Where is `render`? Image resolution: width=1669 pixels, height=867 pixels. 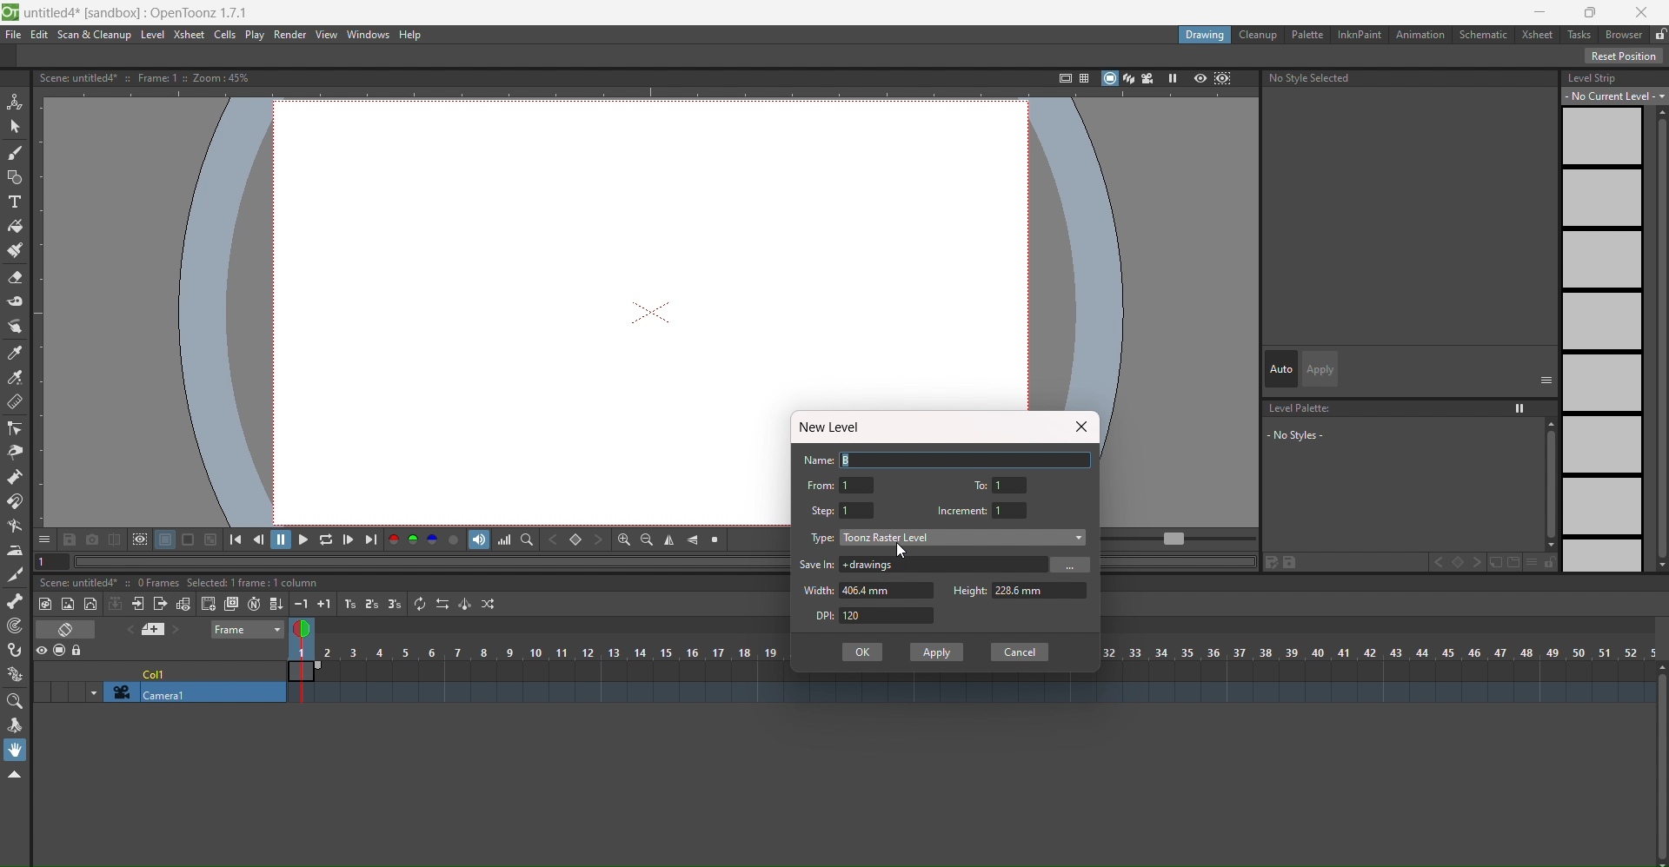
render is located at coordinates (292, 35).